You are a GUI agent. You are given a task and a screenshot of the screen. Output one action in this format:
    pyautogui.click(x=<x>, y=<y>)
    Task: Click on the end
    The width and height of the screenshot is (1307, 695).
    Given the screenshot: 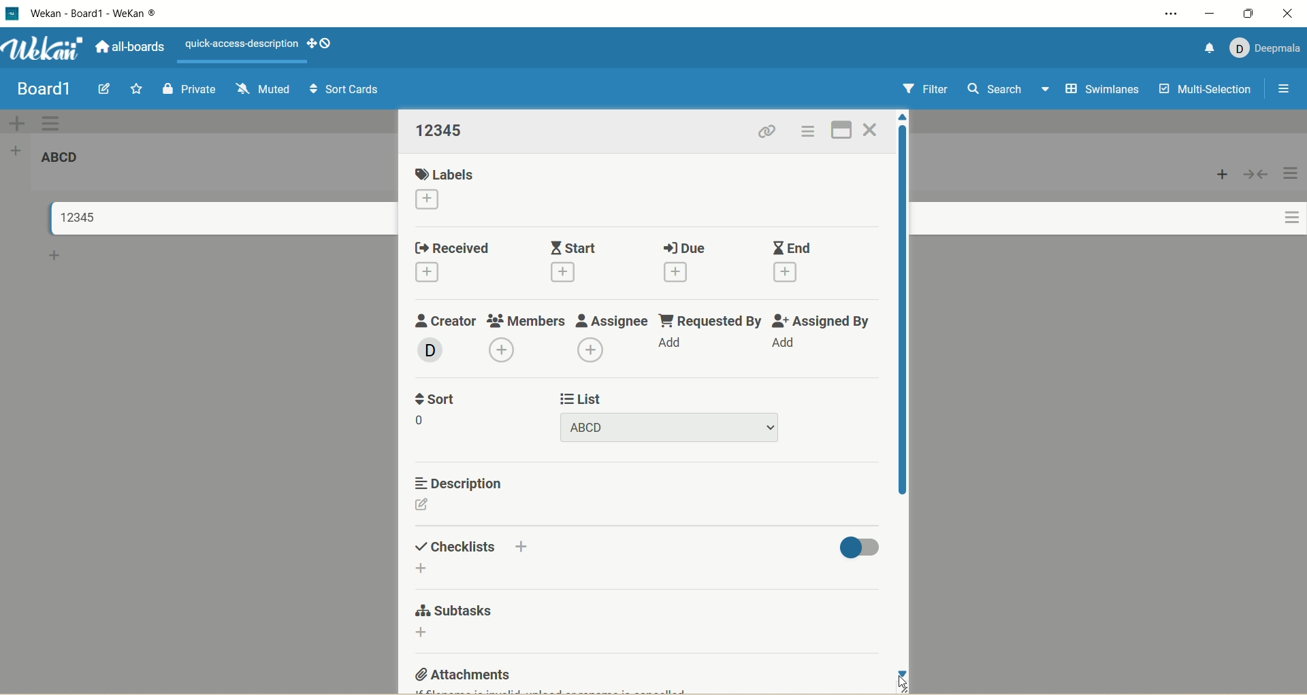 What is the action you would take?
    pyautogui.click(x=790, y=248)
    